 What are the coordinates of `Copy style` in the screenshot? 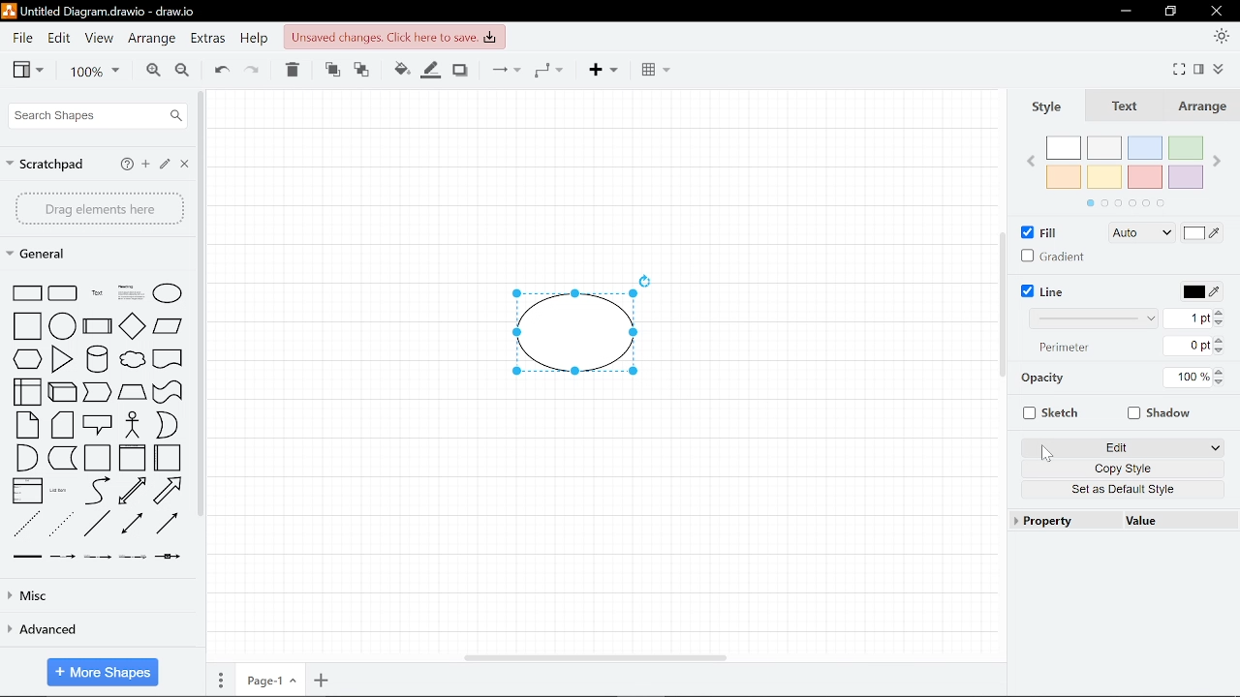 It's located at (1120, 469).